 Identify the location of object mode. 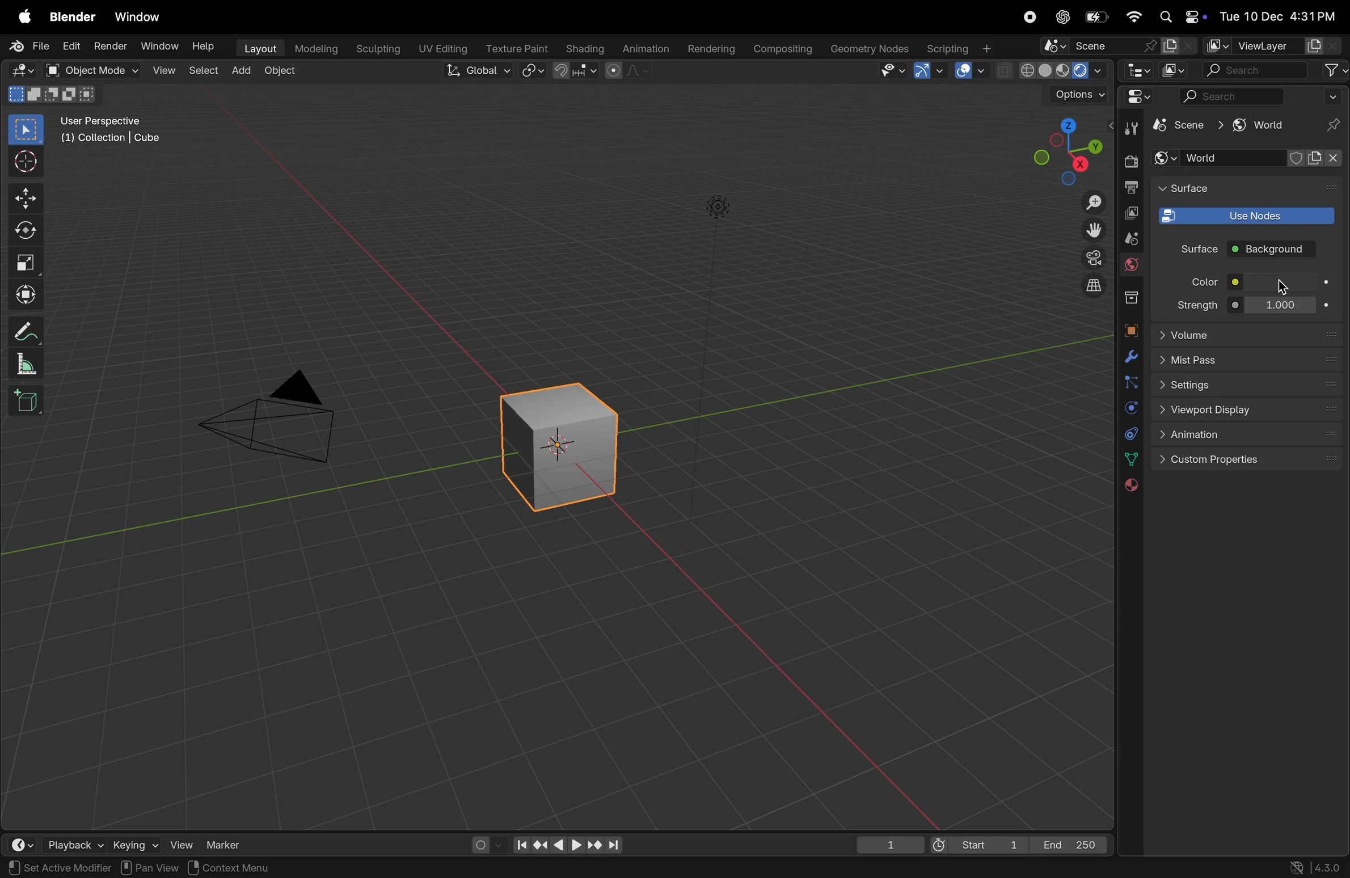
(94, 70).